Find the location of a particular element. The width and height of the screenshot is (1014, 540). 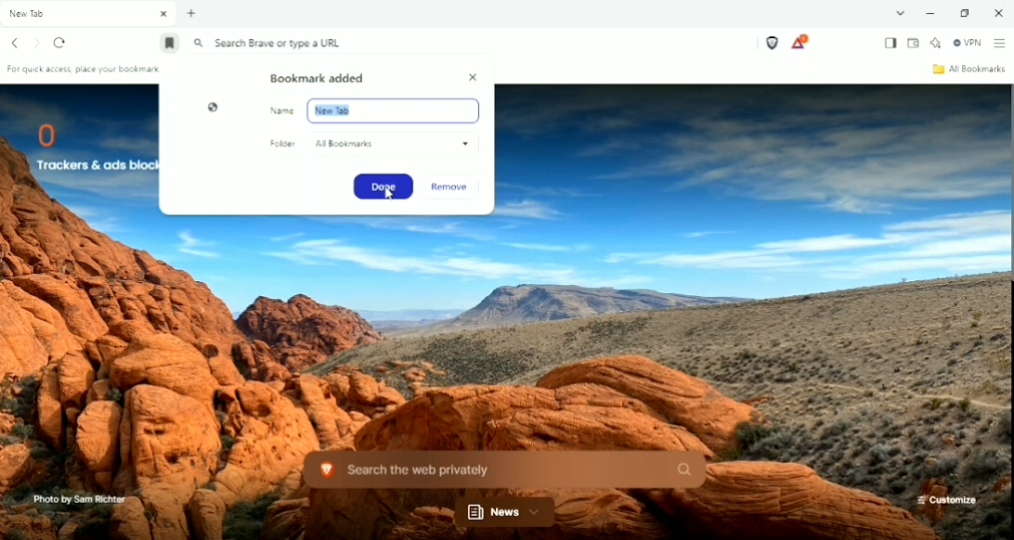

New Tab is located at coordinates (89, 14).